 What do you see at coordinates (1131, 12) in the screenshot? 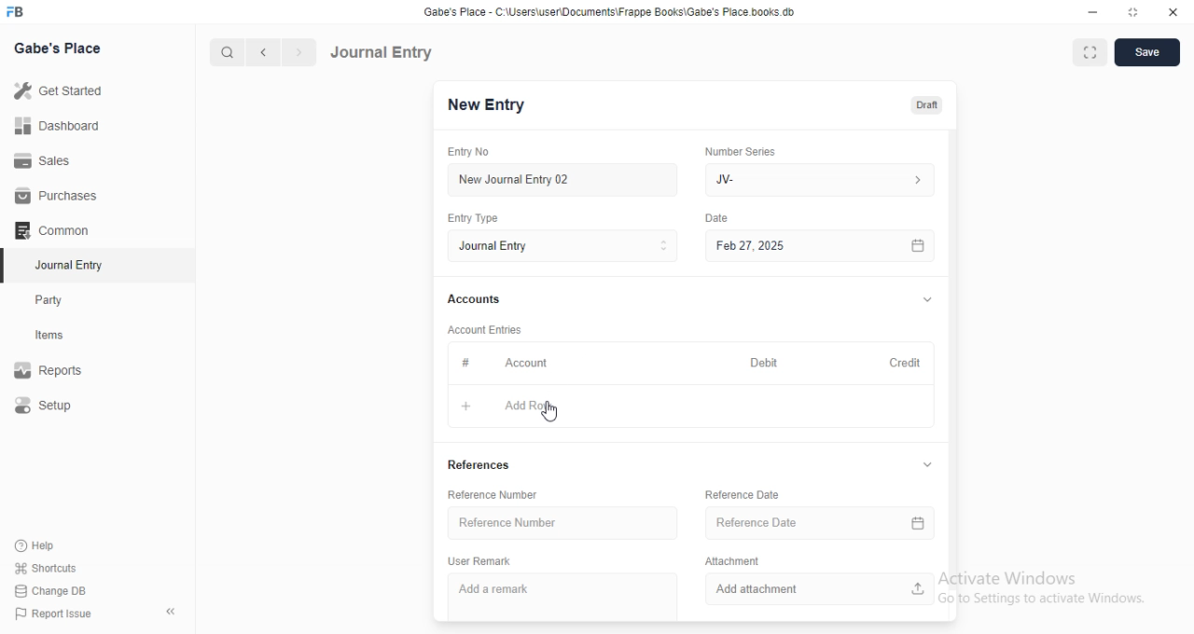
I see `Full screen` at bounding box center [1131, 12].